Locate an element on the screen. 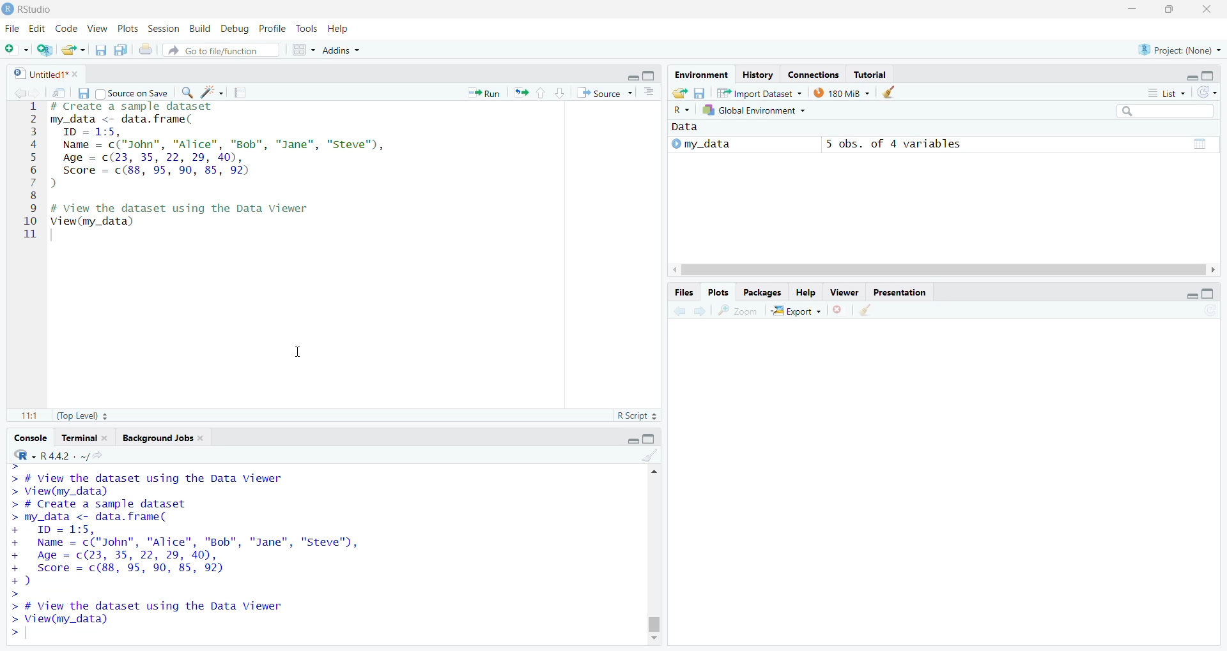  My_data is located at coordinates (700, 146).